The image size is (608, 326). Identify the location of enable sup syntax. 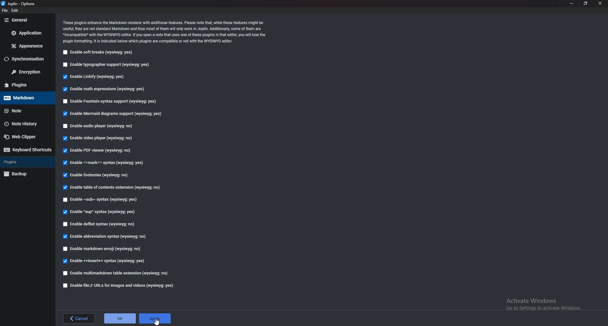
(99, 211).